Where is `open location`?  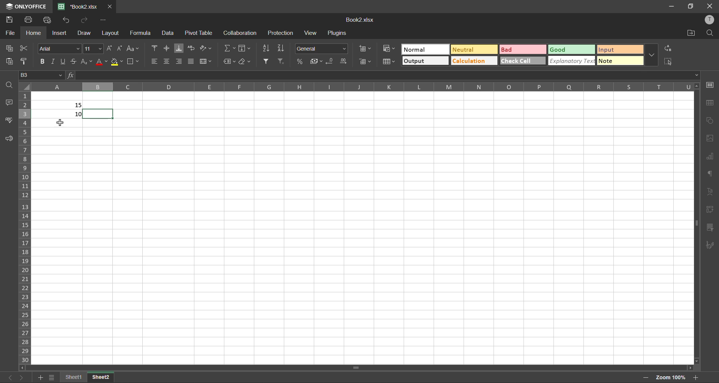 open location is located at coordinates (690, 32).